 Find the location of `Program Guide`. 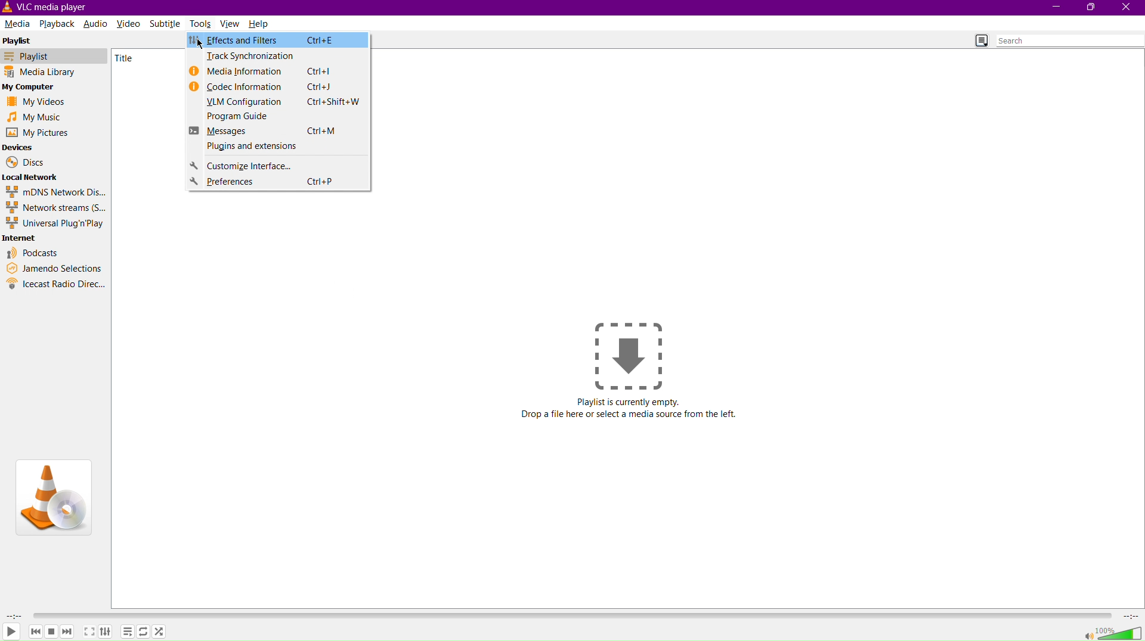

Program Guide is located at coordinates (278, 117).